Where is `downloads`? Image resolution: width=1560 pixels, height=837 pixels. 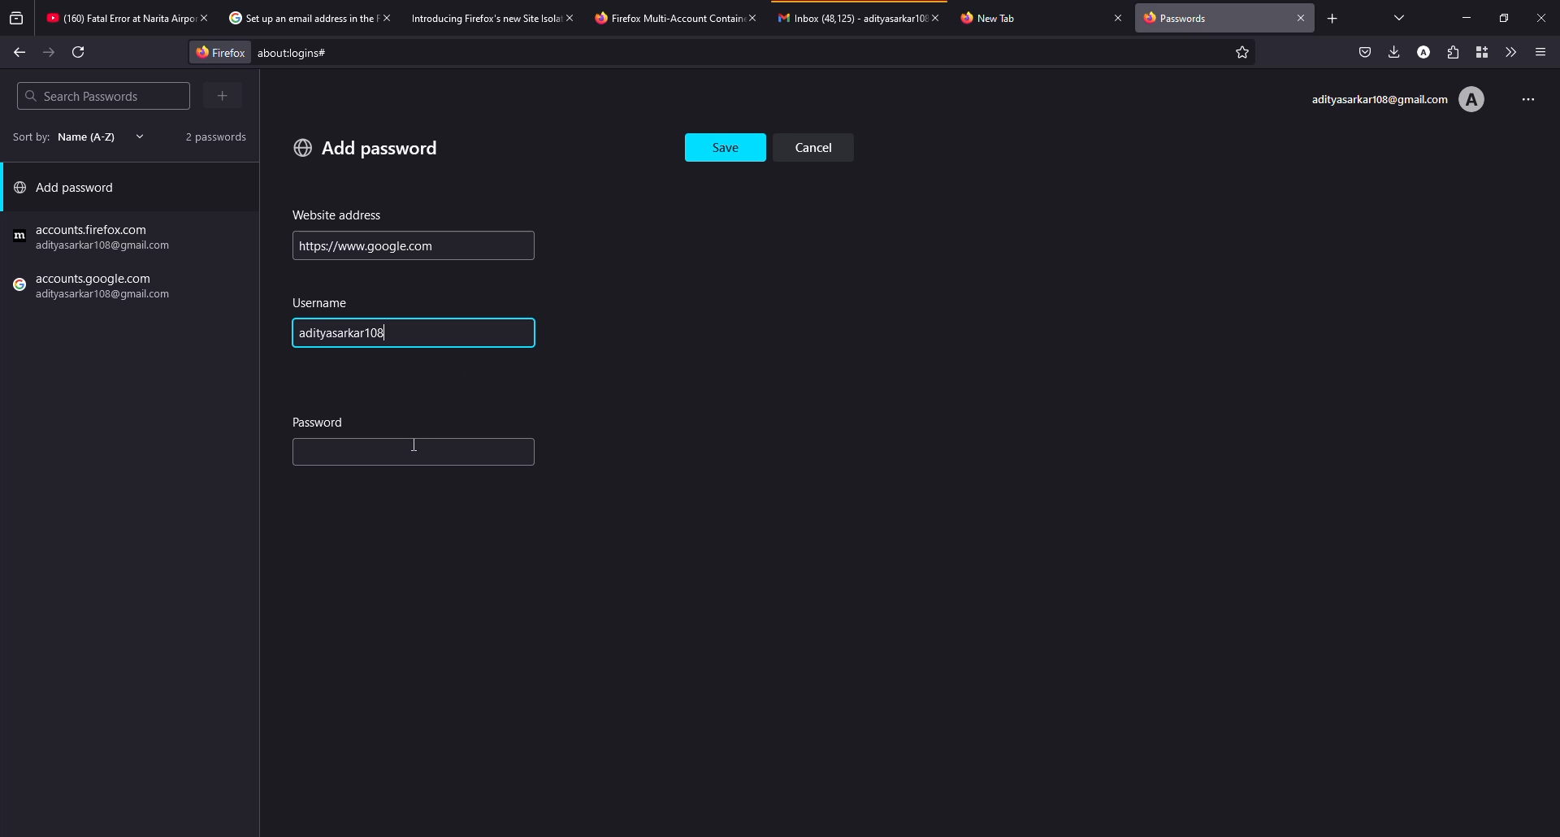
downloads is located at coordinates (1394, 51).